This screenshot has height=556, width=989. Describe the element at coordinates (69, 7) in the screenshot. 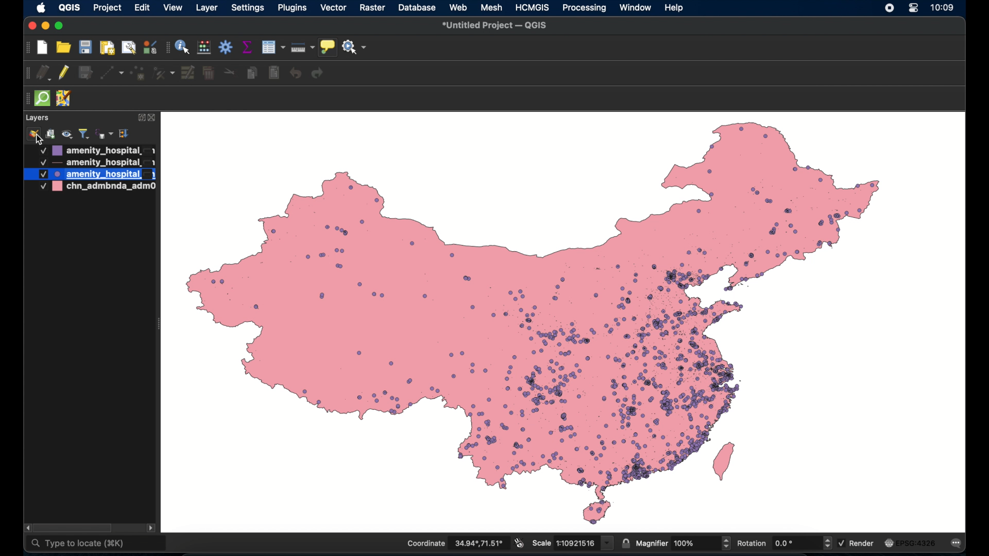

I see `QGIS` at that location.